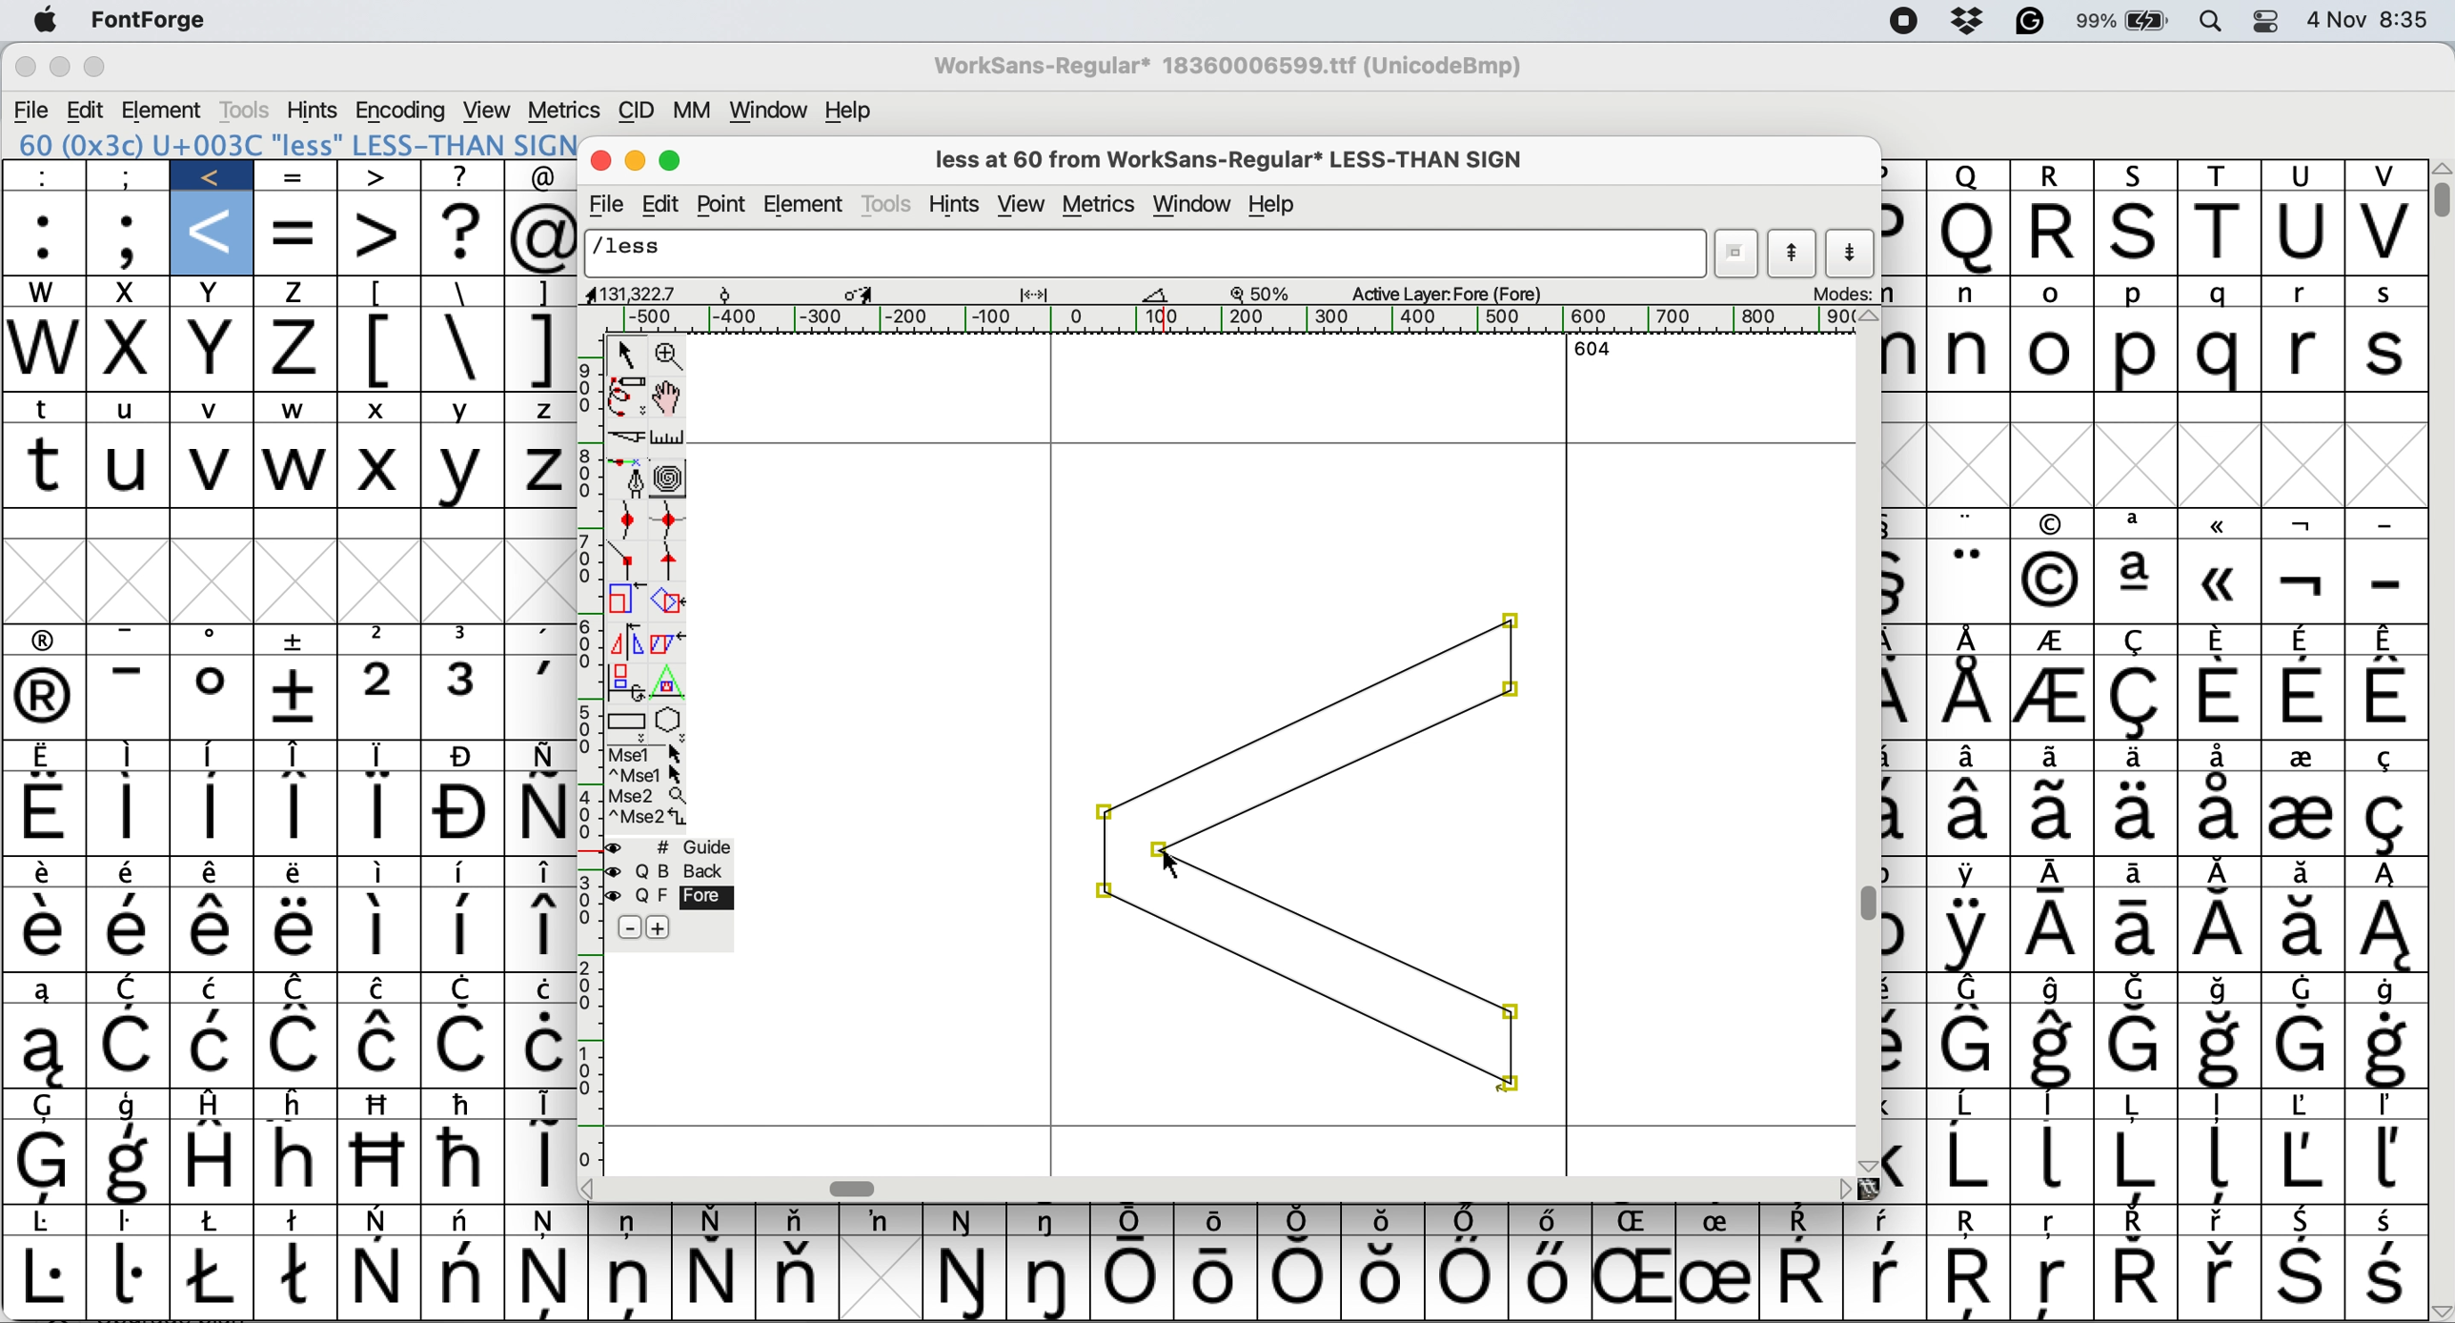  I want to click on Symbol, so click(1905, 1108).